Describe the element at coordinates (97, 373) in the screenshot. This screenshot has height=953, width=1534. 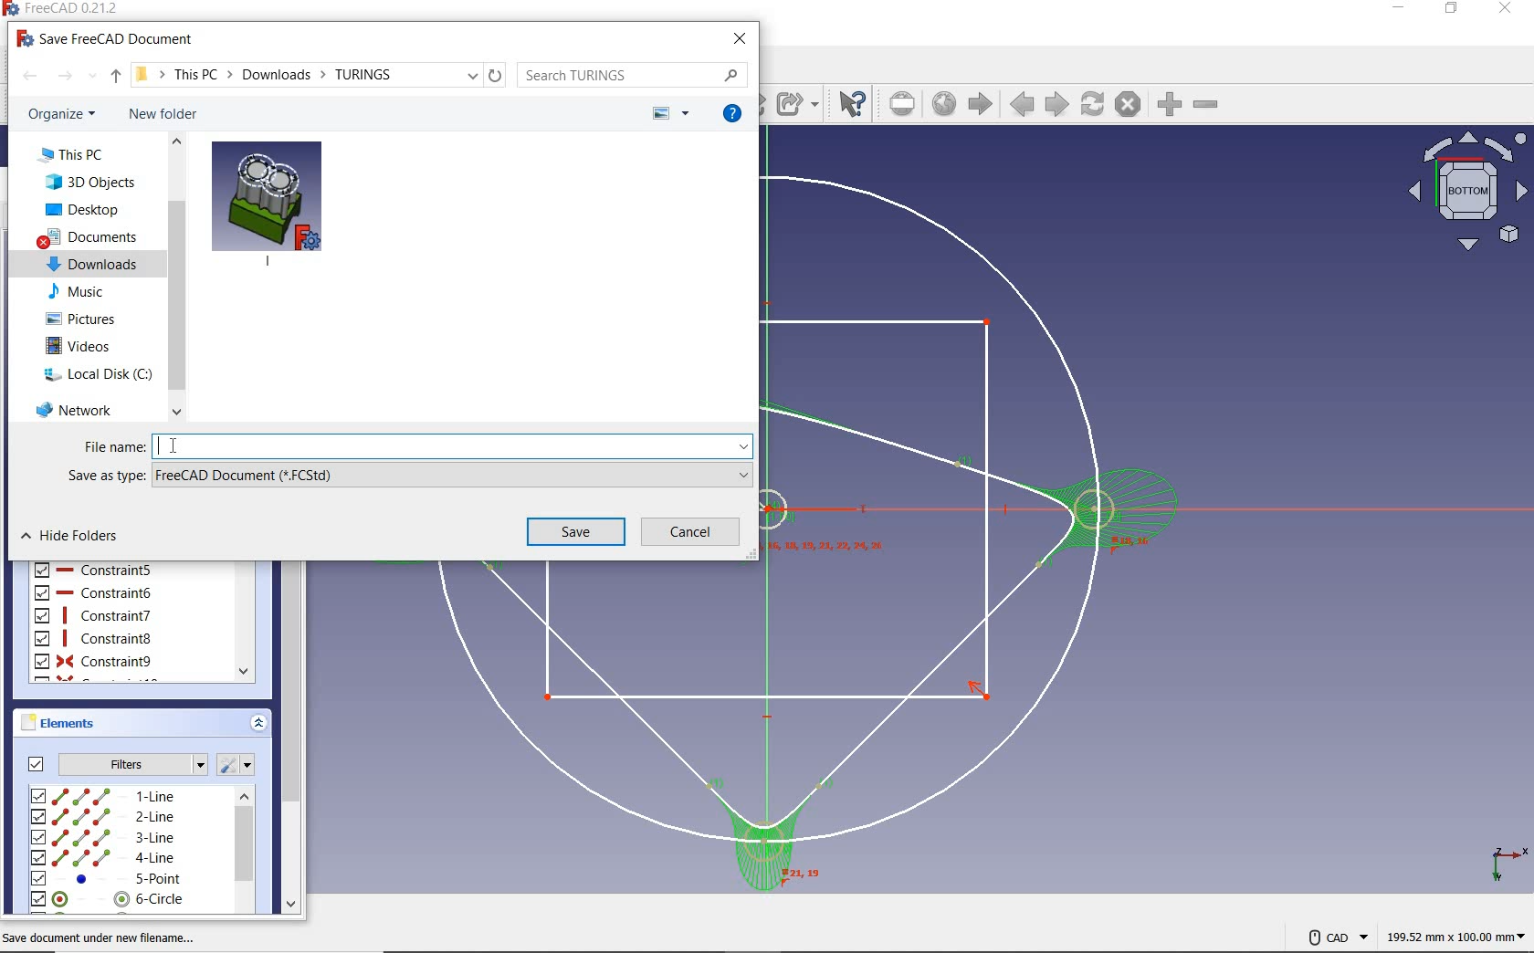
I see `local disk (C:)` at that location.